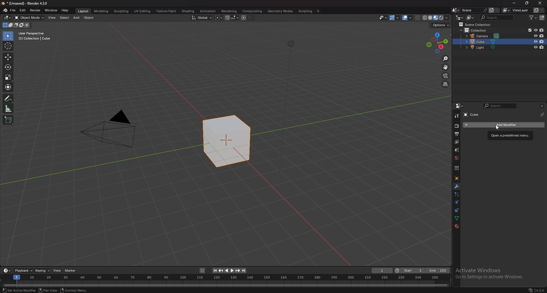 The width and height of the screenshot is (547, 293). I want to click on scene, so click(473, 10).